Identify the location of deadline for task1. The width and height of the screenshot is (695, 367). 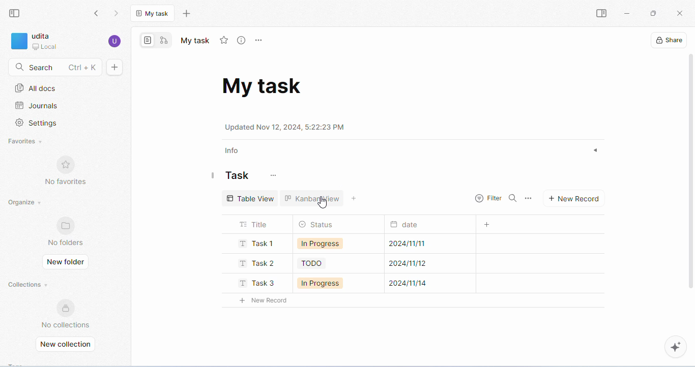
(409, 244).